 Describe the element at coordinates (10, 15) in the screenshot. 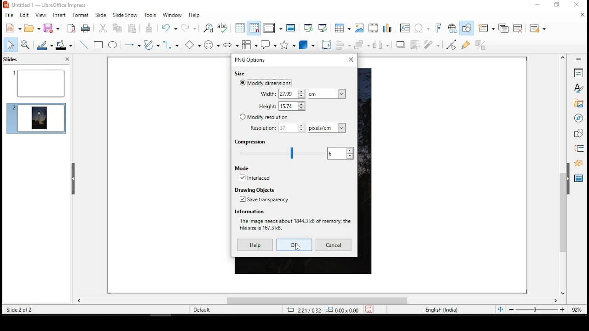

I see `file` at that location.